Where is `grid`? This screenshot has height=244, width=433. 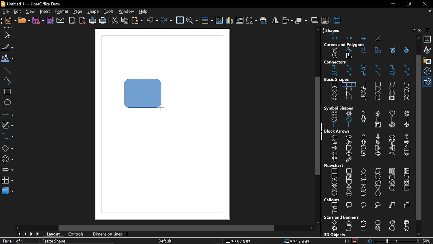 grid is located at coordinates (180, 20).